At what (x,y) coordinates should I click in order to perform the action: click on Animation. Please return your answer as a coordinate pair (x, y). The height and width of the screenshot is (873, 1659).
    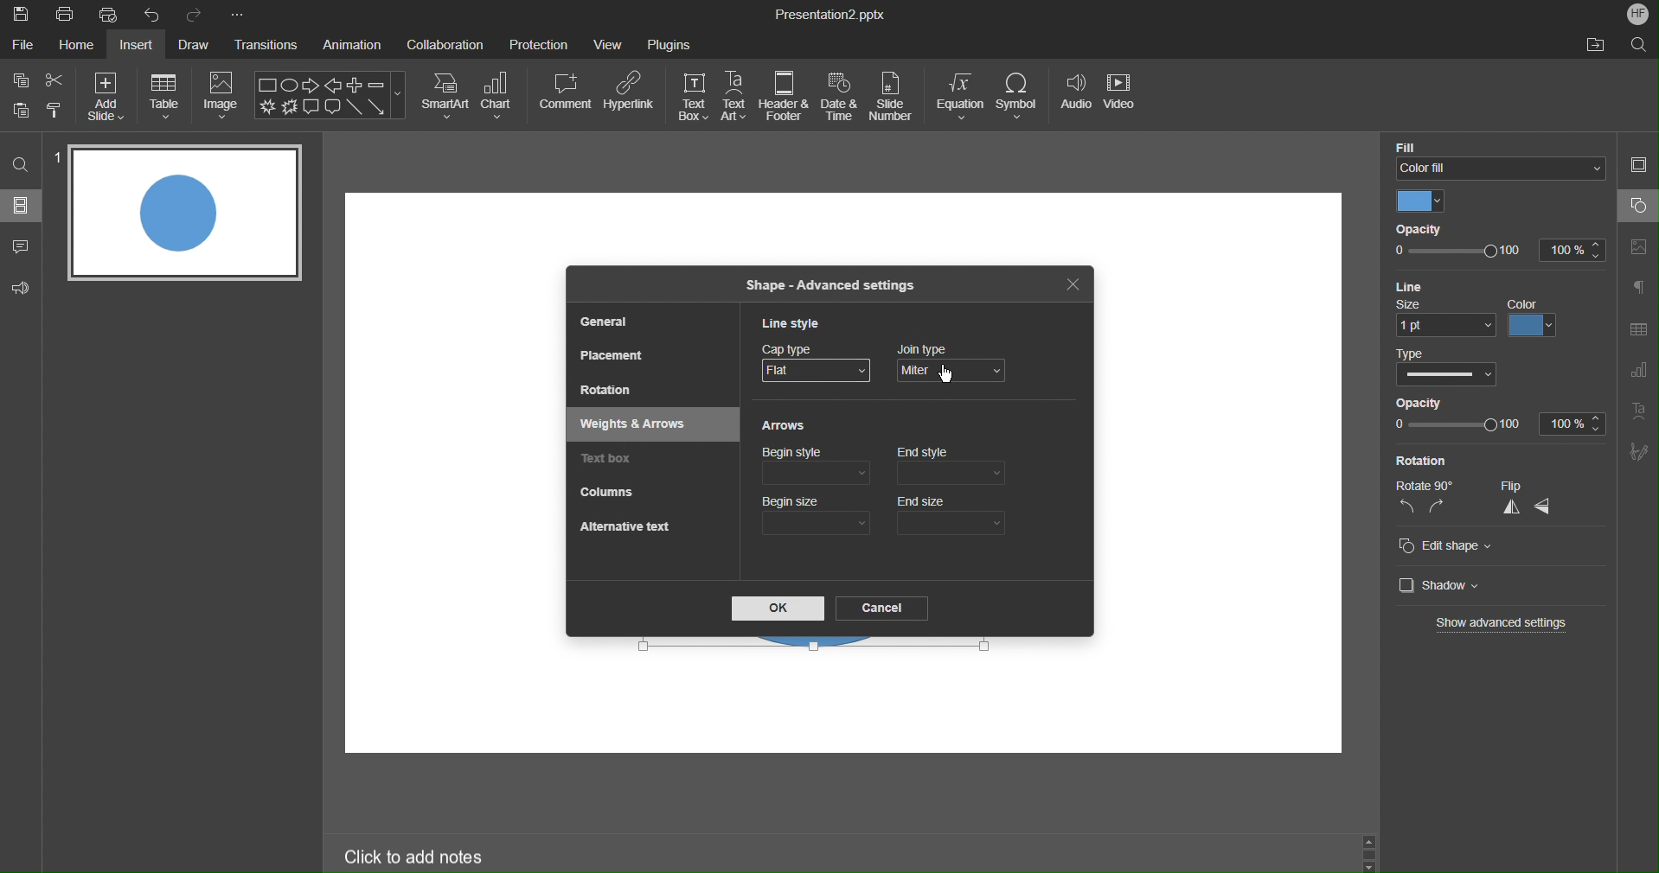
    Looking at the image, I should click on (355, 46).